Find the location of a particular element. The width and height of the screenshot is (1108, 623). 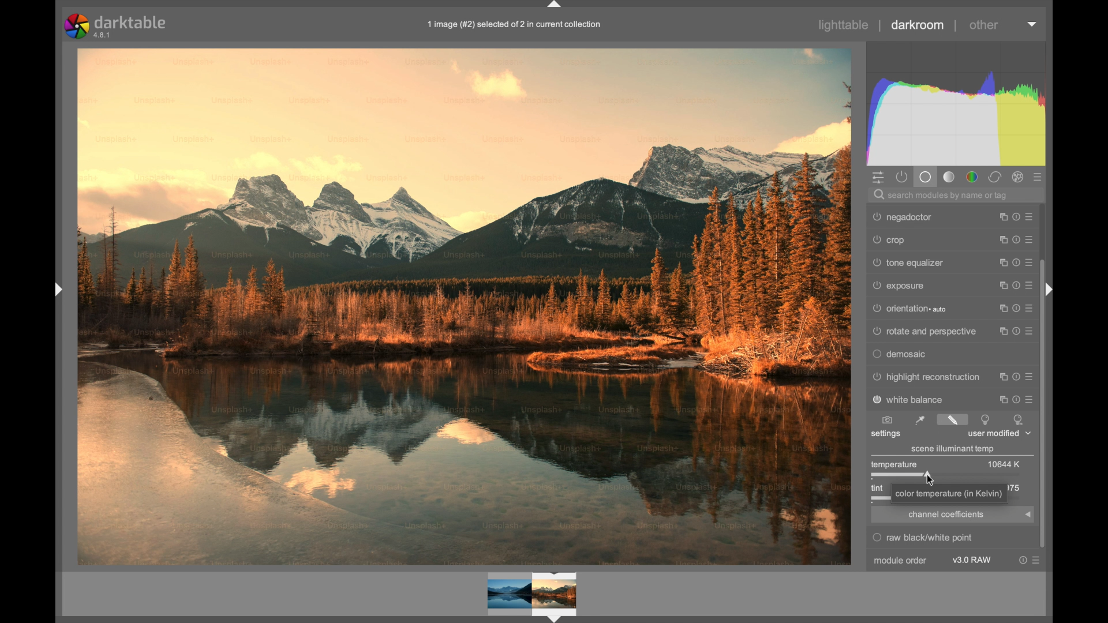

presets is located at coordinates (1032, 283).